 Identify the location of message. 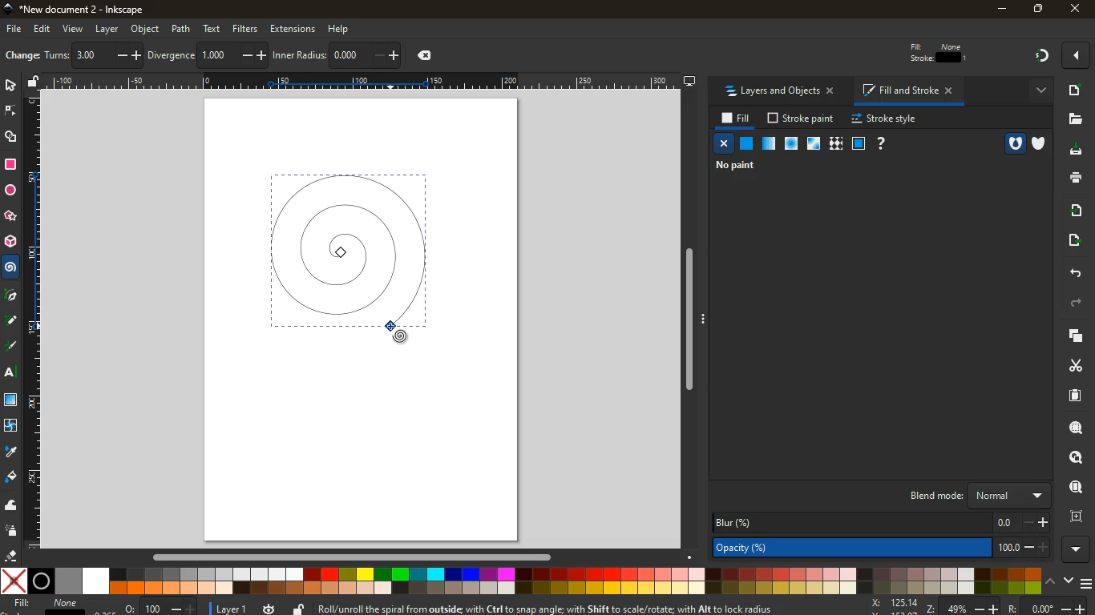
(546, 609).